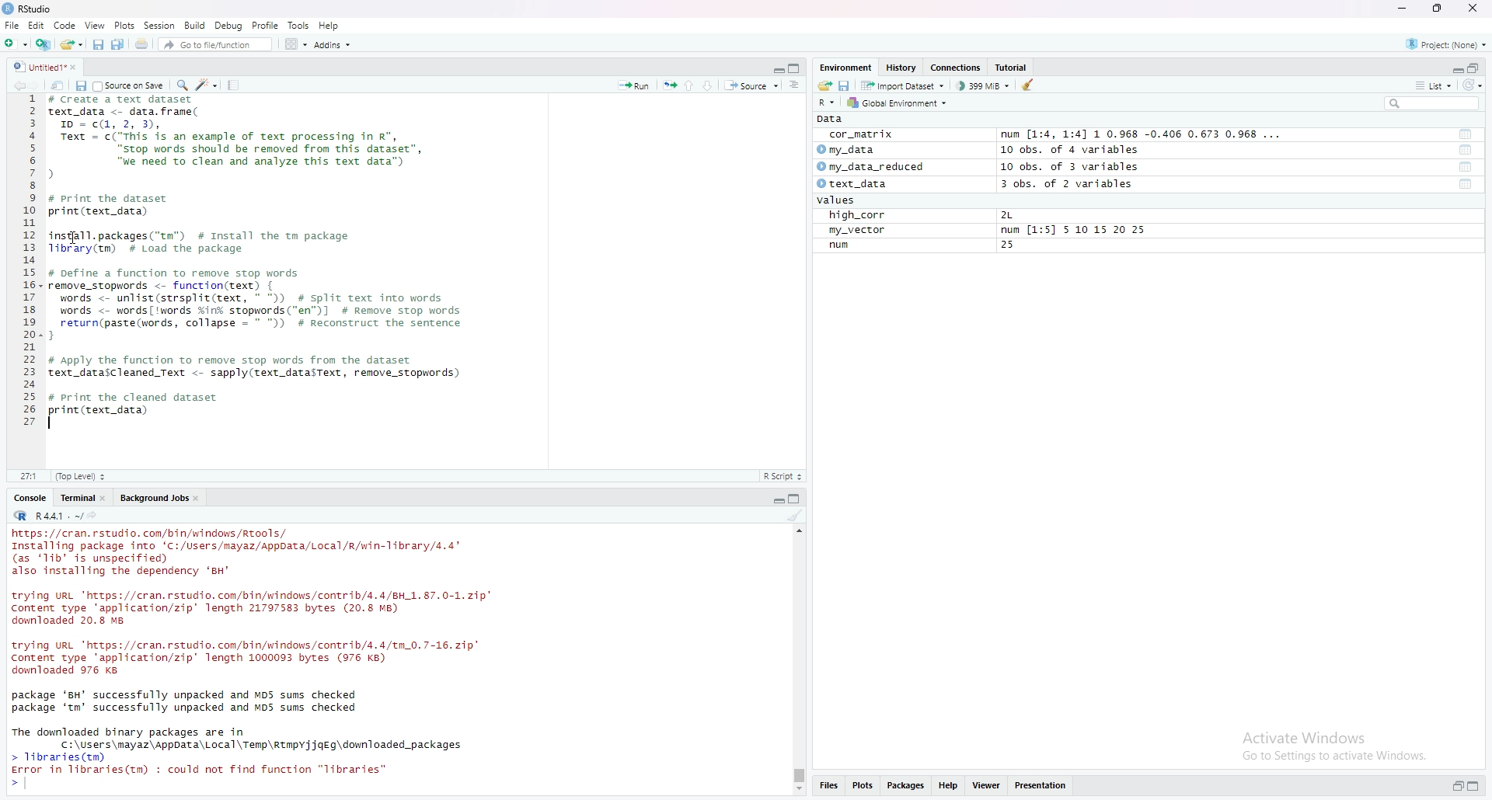  Describe the element at coordinates (122, 45) in the screenshot. I see `save all open documents` at that location.